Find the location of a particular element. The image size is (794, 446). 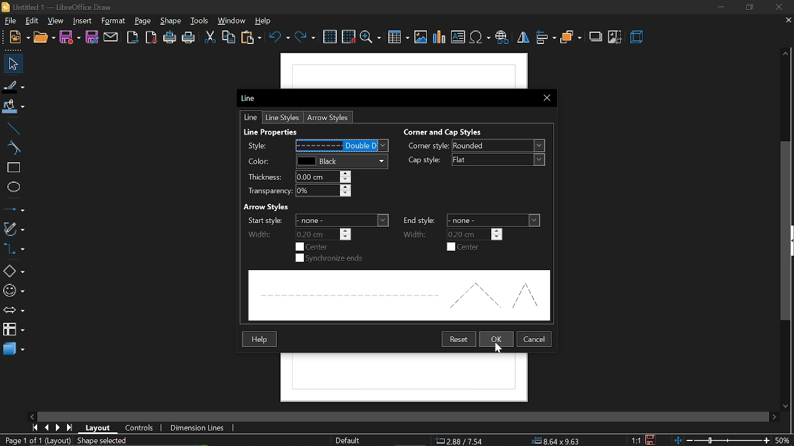

format is located at coordinates (114, 21).